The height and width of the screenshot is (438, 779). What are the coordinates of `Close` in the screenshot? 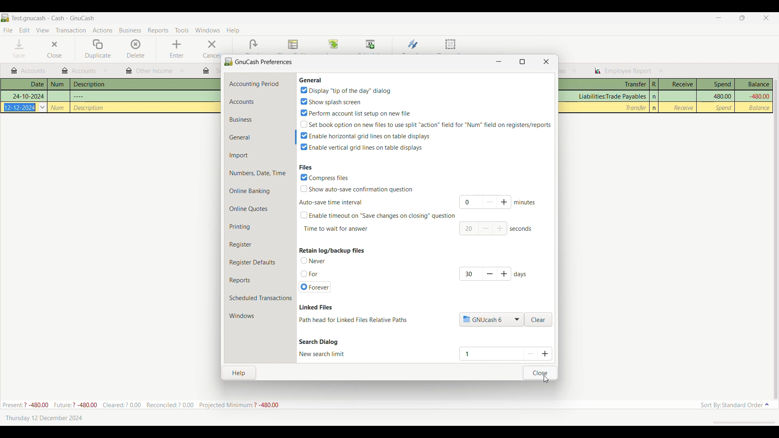 It's located at (540, 373).